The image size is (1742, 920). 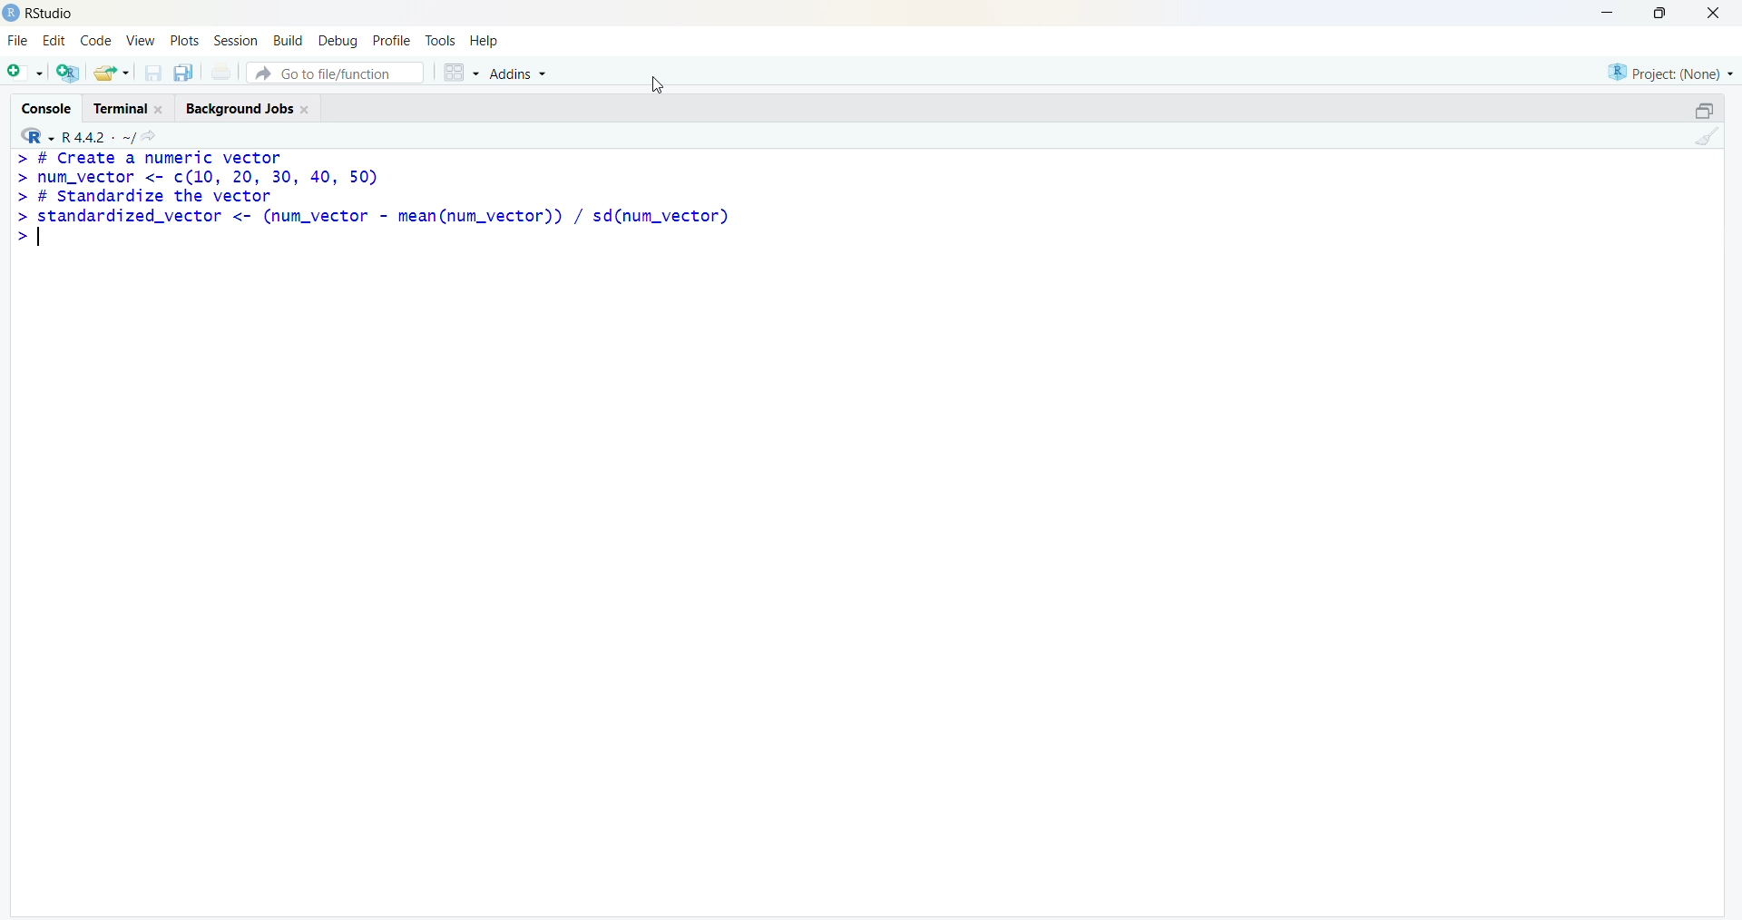 I want to click on copy, so click(x=183, y=73).